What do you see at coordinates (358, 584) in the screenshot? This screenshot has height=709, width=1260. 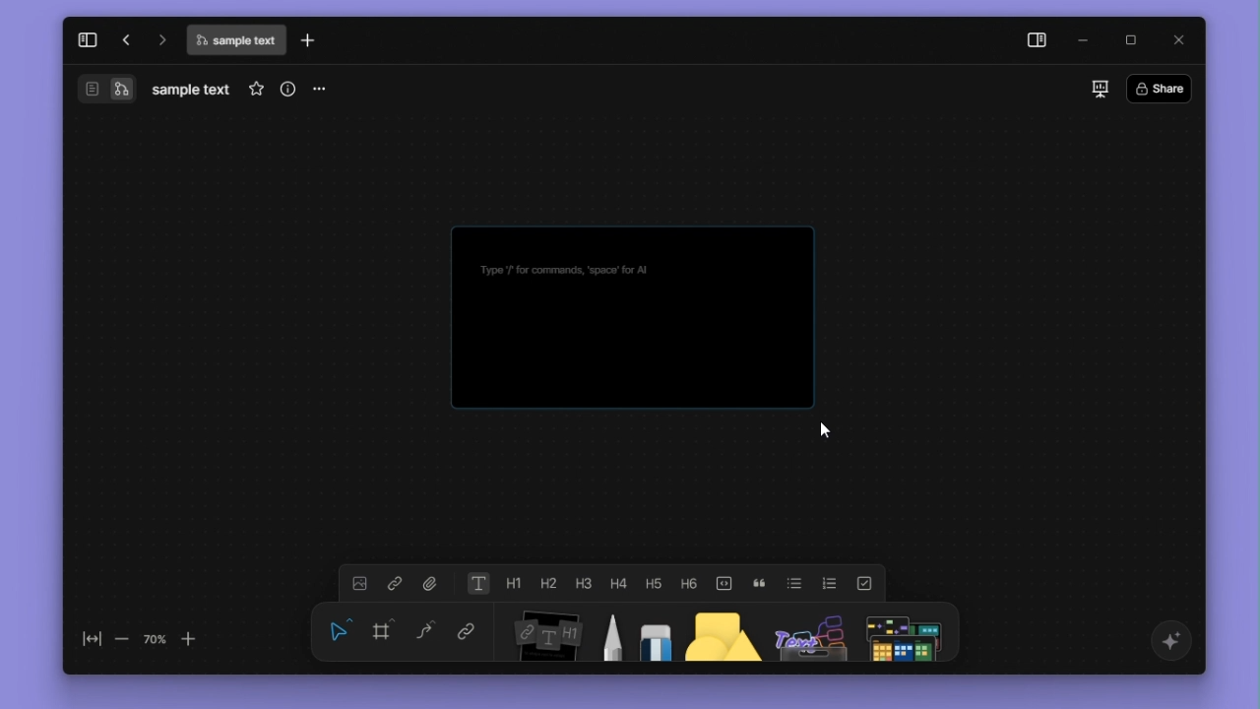 I see `image` at bounding box center [358, 584].